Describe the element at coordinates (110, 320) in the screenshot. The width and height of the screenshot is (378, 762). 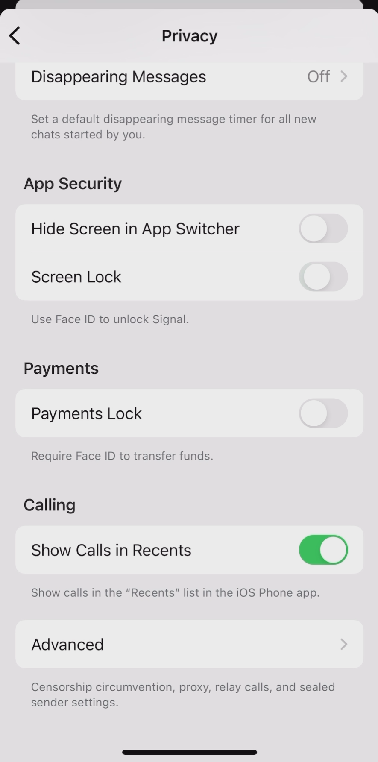
I see `Use Face ID to unlock Signal.` at that location.